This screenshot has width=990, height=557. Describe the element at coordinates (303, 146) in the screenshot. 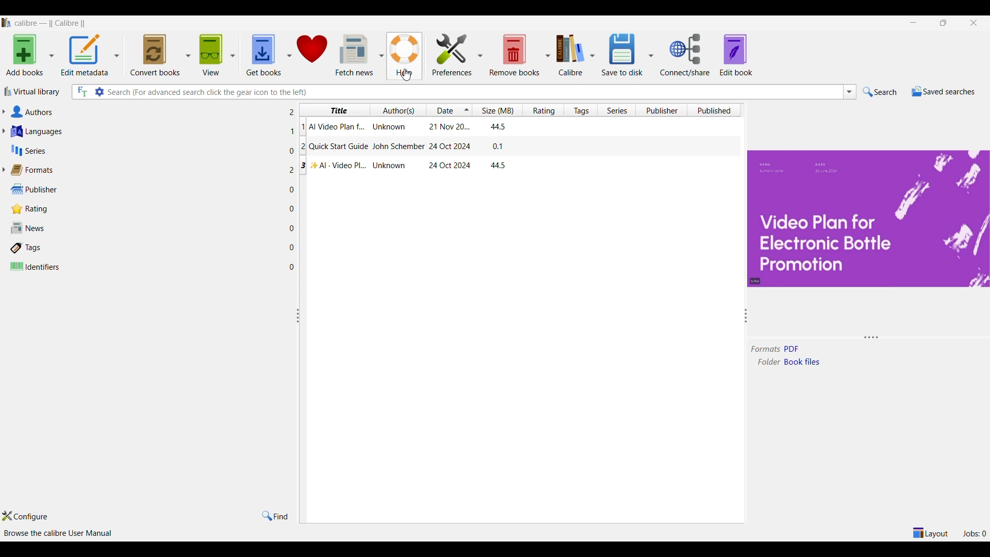

I see `Ordered list of columns` at that location.